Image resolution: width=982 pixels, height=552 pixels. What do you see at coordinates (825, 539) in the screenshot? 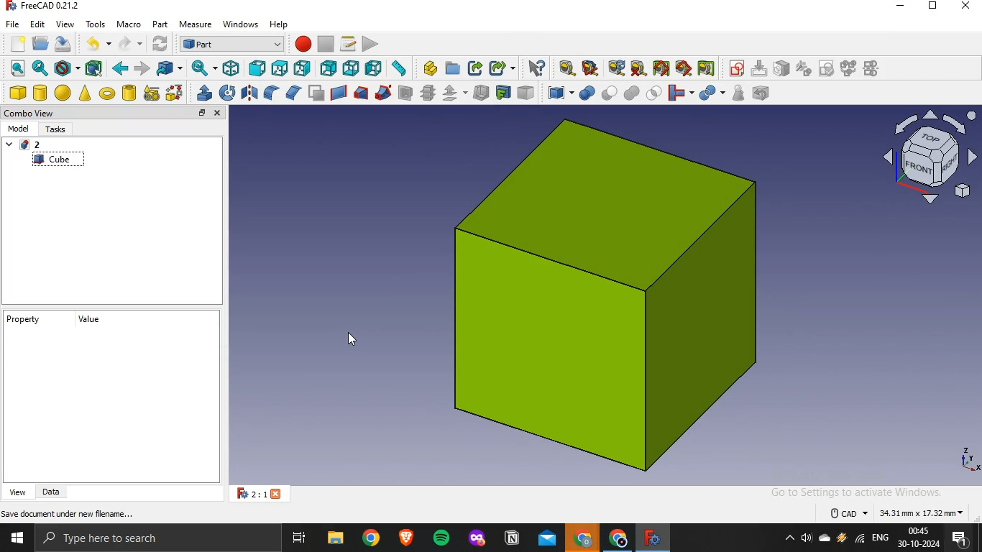
I see `onedrive` at bounding box center [825, 539].